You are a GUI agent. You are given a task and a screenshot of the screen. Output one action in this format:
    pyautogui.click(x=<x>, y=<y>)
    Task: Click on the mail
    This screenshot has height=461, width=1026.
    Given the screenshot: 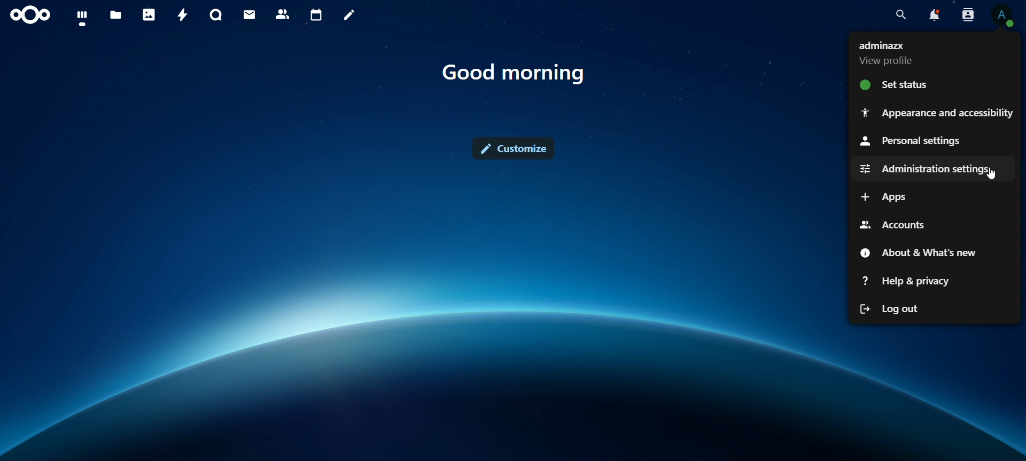 What is the action you would take?
    pyautogui.click(x=250, y=16)
    